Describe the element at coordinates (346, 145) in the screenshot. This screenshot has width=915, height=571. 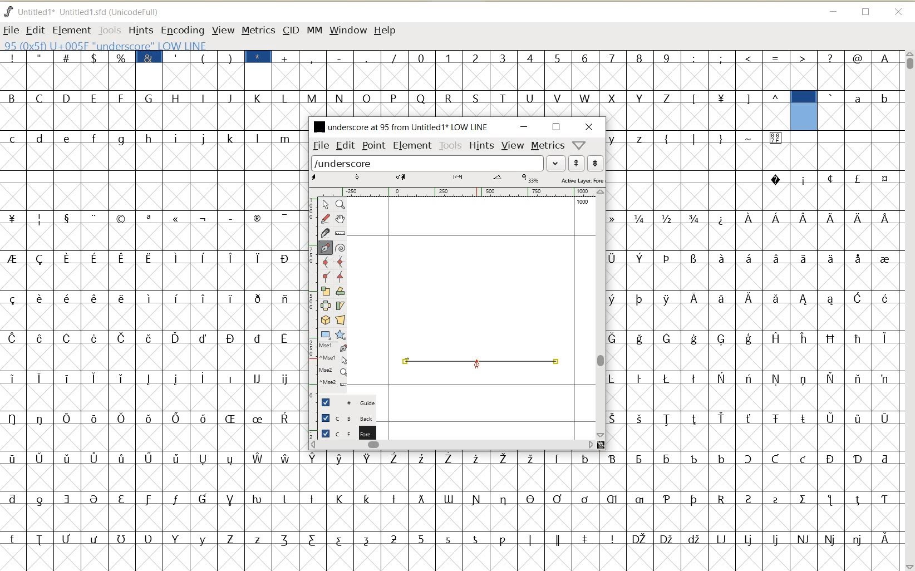
I see `EDIT` at that location.